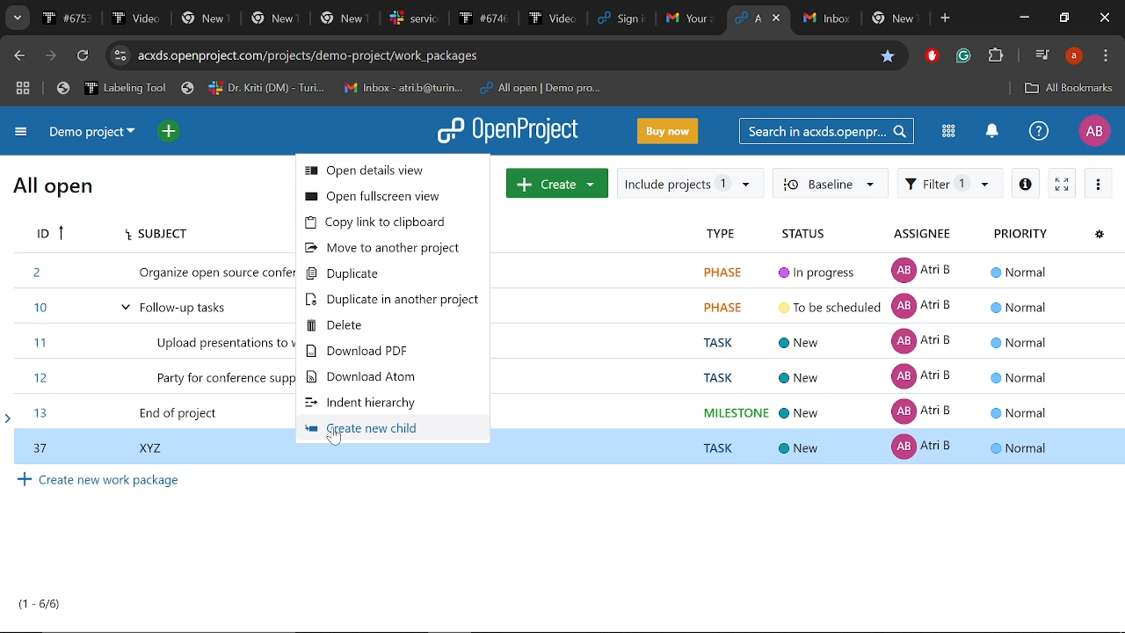 Image resolution: width=1125 pixels, height=633 pixels. I want to click on Activate zen mode, so click(1063, 182).